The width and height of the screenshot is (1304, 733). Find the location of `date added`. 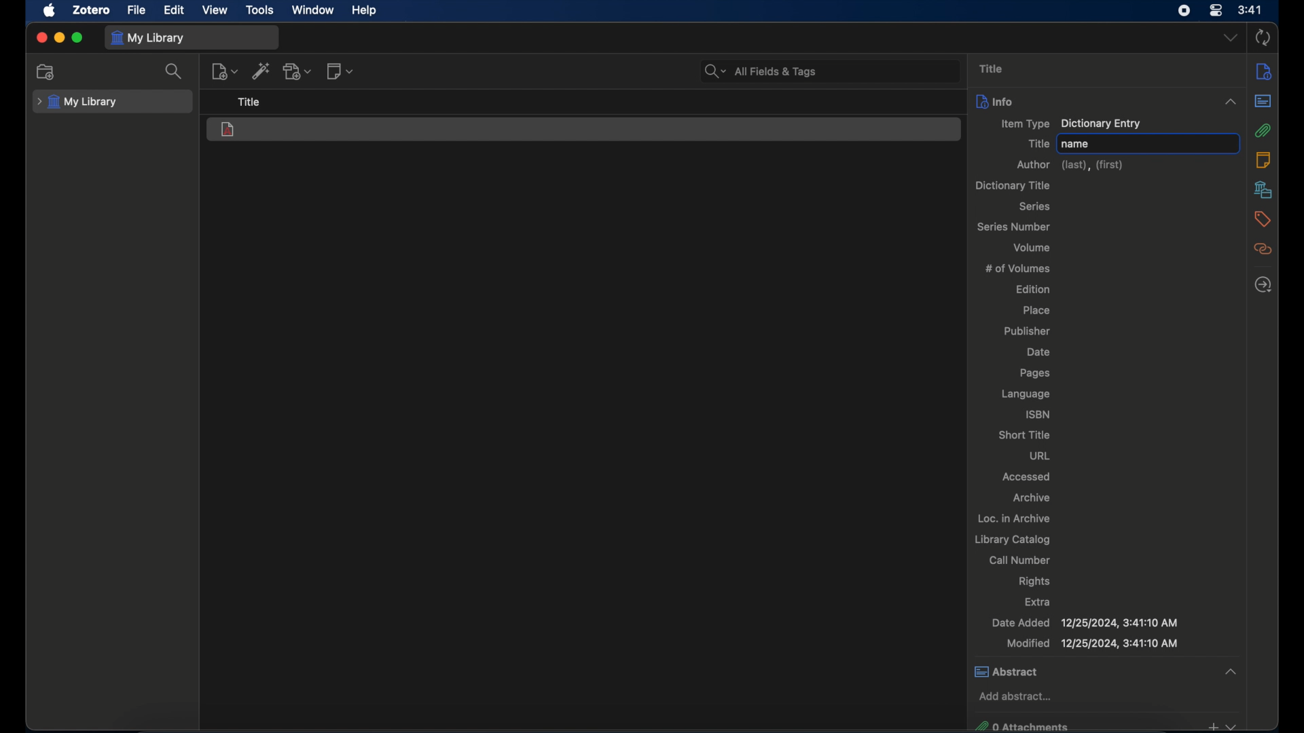

date added is located at coordinates (1085, 623).